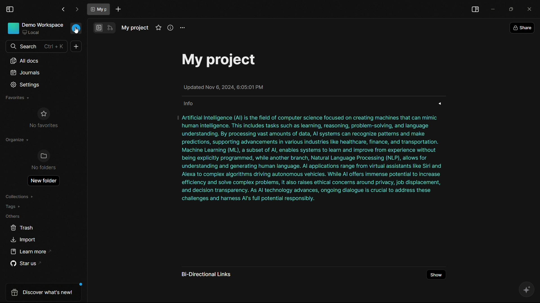 Image resolution: width=540 pixels, height=303 pixels. What do you see at coordinates (530, 8) in the screenshot?
I see `close app` at bounding box center [530, 8].